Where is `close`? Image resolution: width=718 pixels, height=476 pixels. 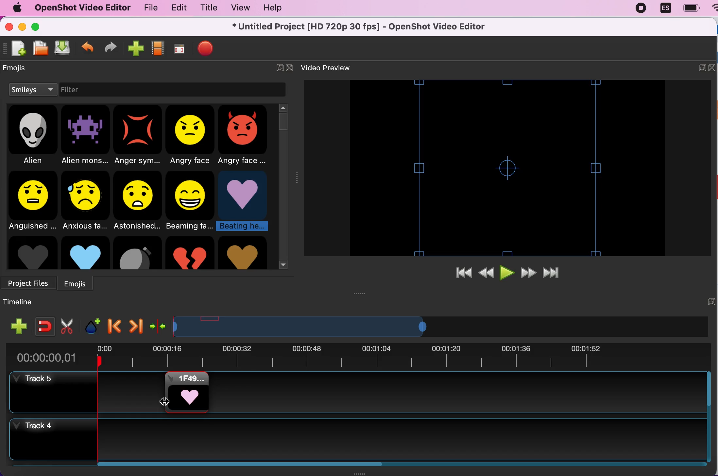
close is located at coordinates (9, 28).